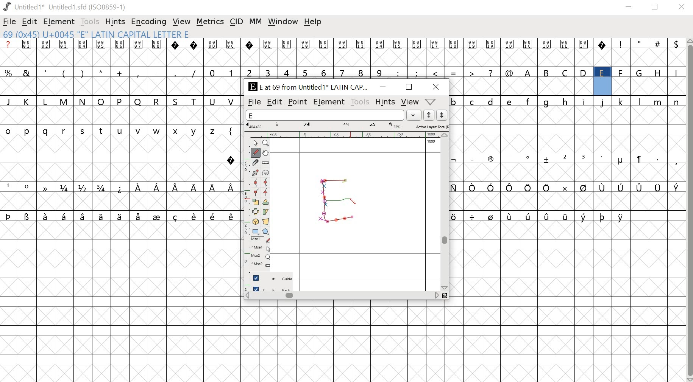 The width and height of the screenshot is (693, 382). I want to click on 1000, so click(432, 141).